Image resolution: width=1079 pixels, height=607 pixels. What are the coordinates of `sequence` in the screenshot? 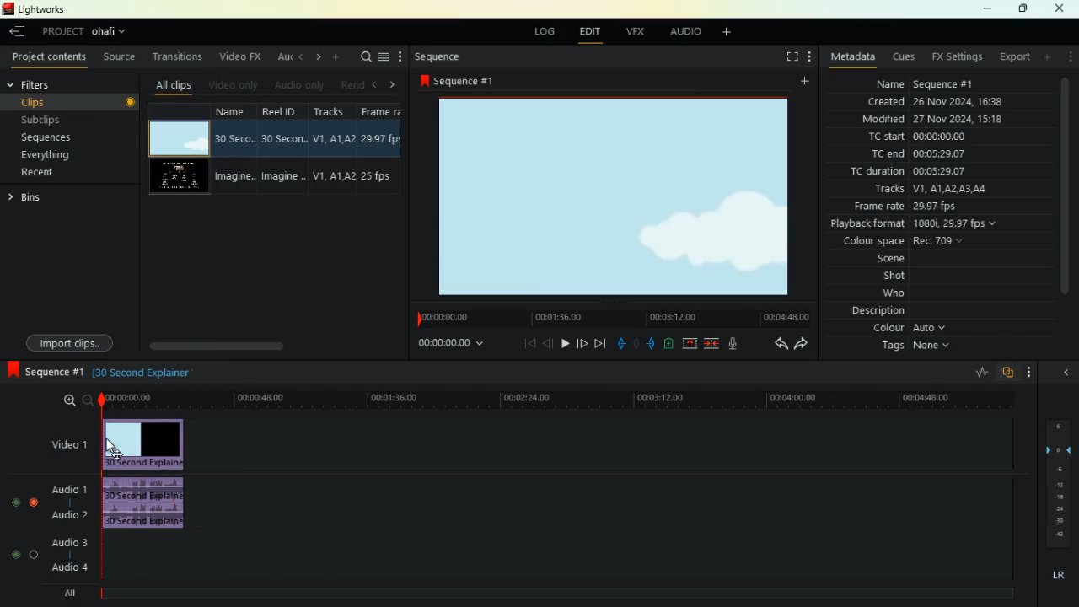 It's located at (464, 81).